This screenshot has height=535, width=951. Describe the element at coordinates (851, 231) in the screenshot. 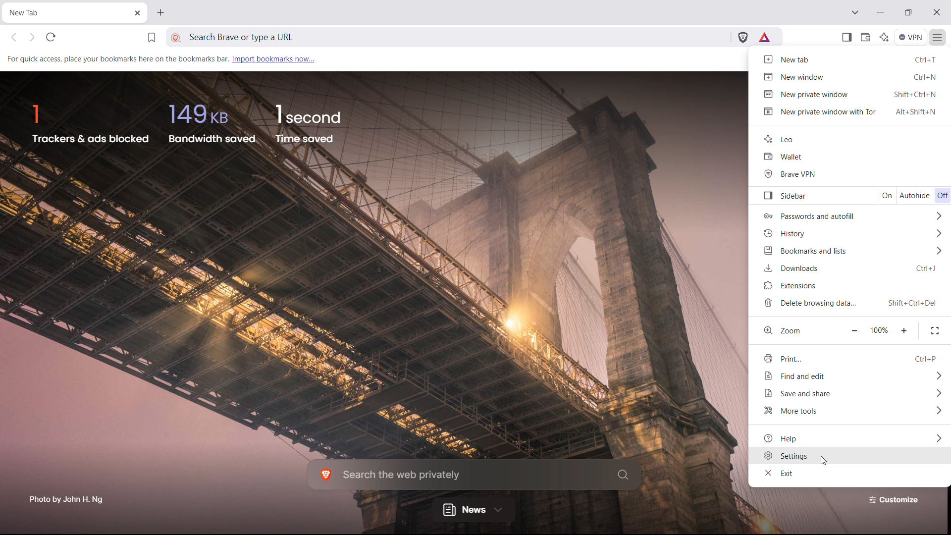

I see `history` at that location.